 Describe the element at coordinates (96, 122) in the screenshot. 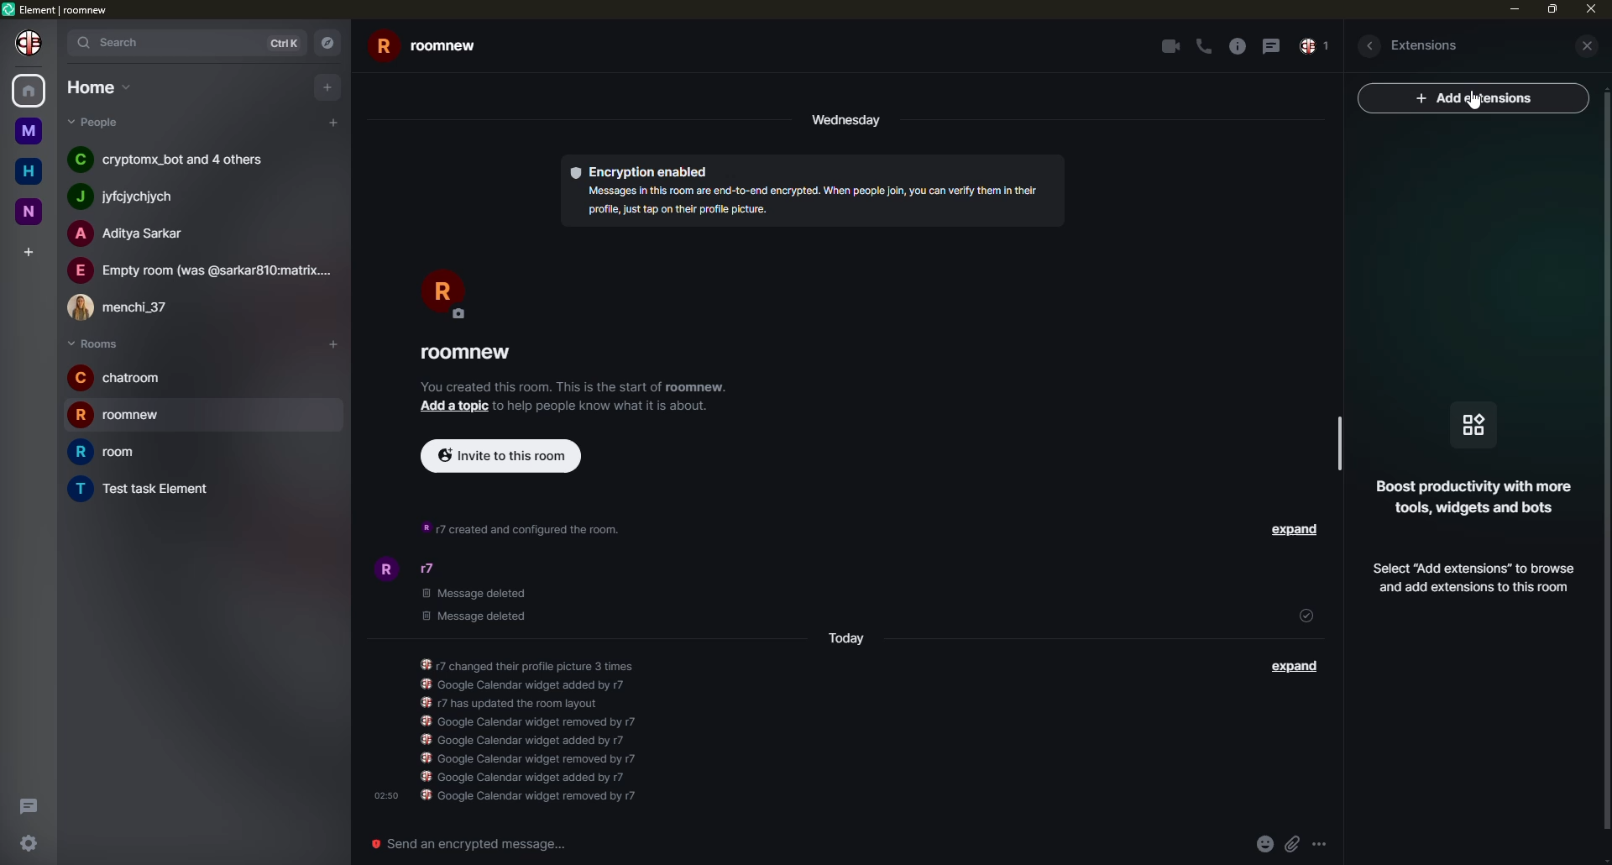

I see `people` at that location.